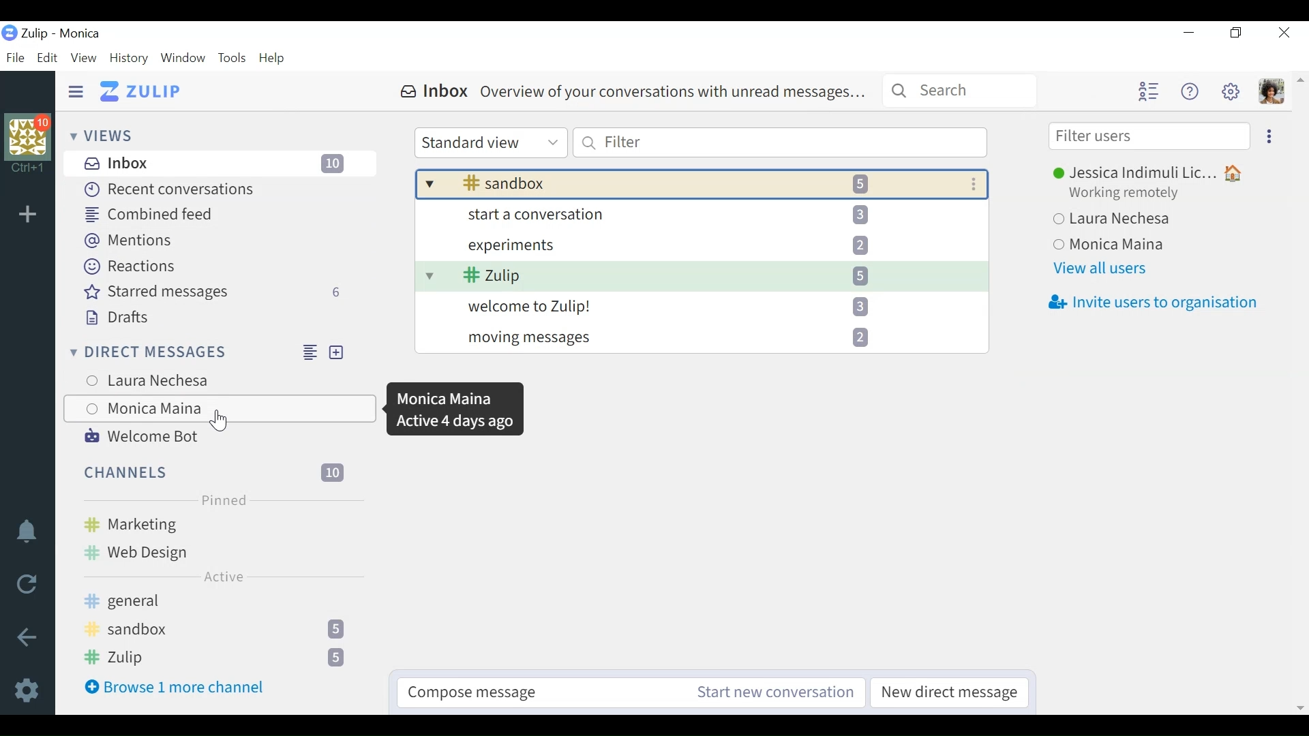 Image resolution: width=1309 pixels, height=736 pixels. Describe the element at coordinates (490, 144) in the screenshot. I see `Standard view` at that location.